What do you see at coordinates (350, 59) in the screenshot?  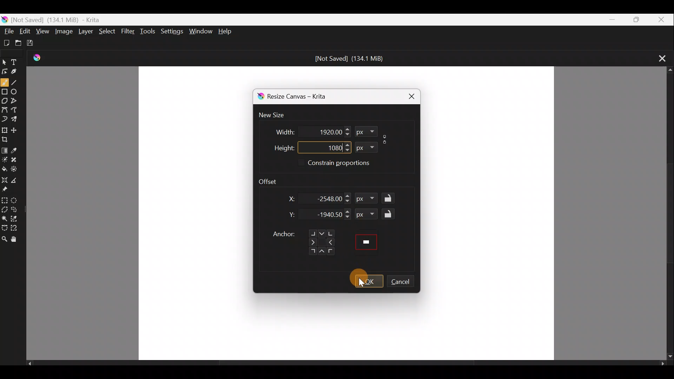 I see `[Not Saved] (134.1 MiB)` at bounding box center [350, 59].